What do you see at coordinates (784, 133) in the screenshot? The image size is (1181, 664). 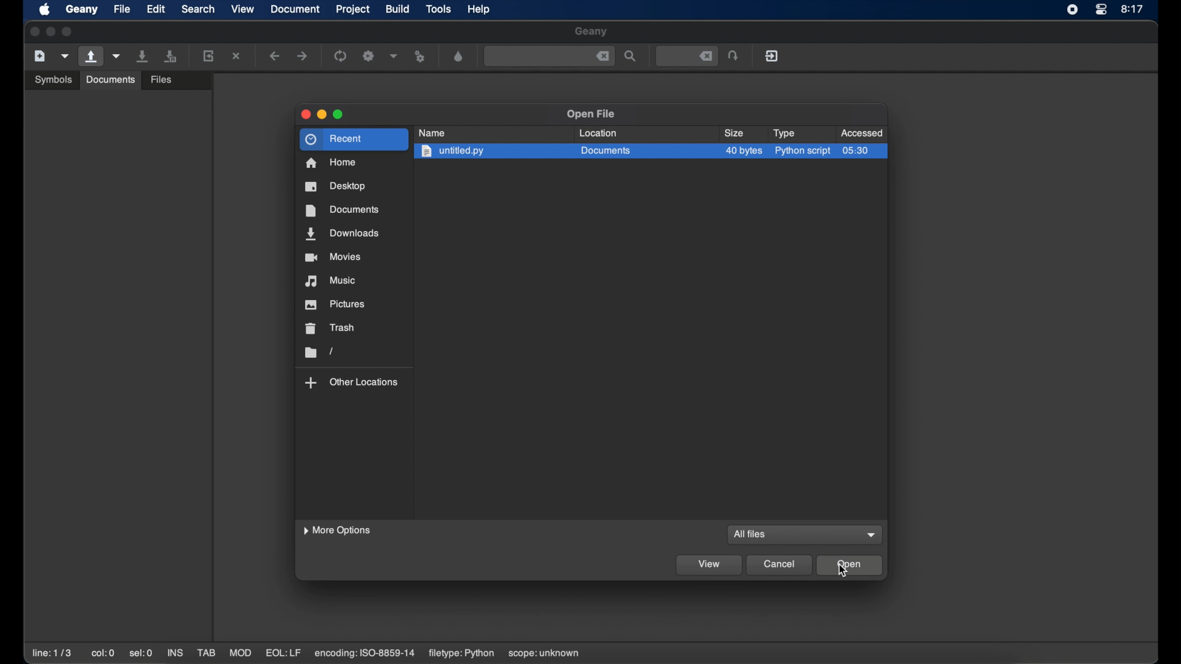 I see `type` at bounding box center [784, 133].